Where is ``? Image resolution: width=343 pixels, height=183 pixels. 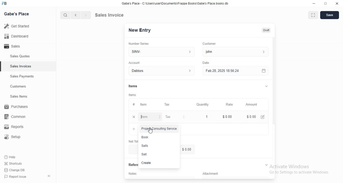
 is located at coordinates (133, 104).